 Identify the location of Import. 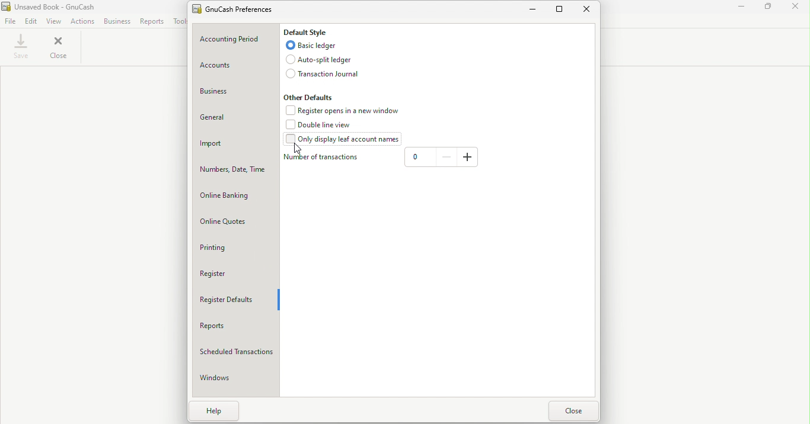
(235, 143).